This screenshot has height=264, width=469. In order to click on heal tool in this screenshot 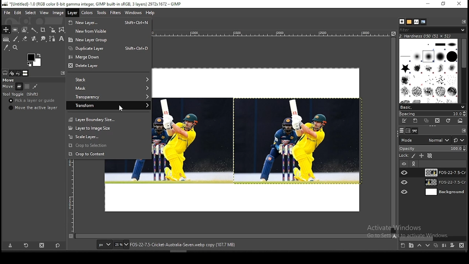, I will do `click(33, 39)`.